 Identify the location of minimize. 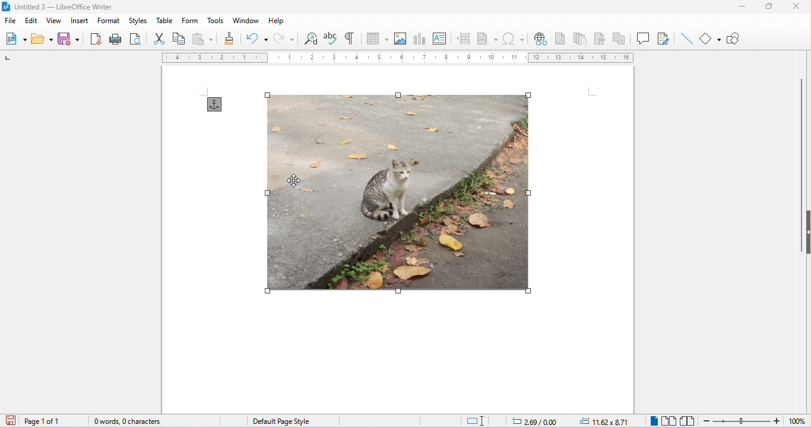
(740, 8).